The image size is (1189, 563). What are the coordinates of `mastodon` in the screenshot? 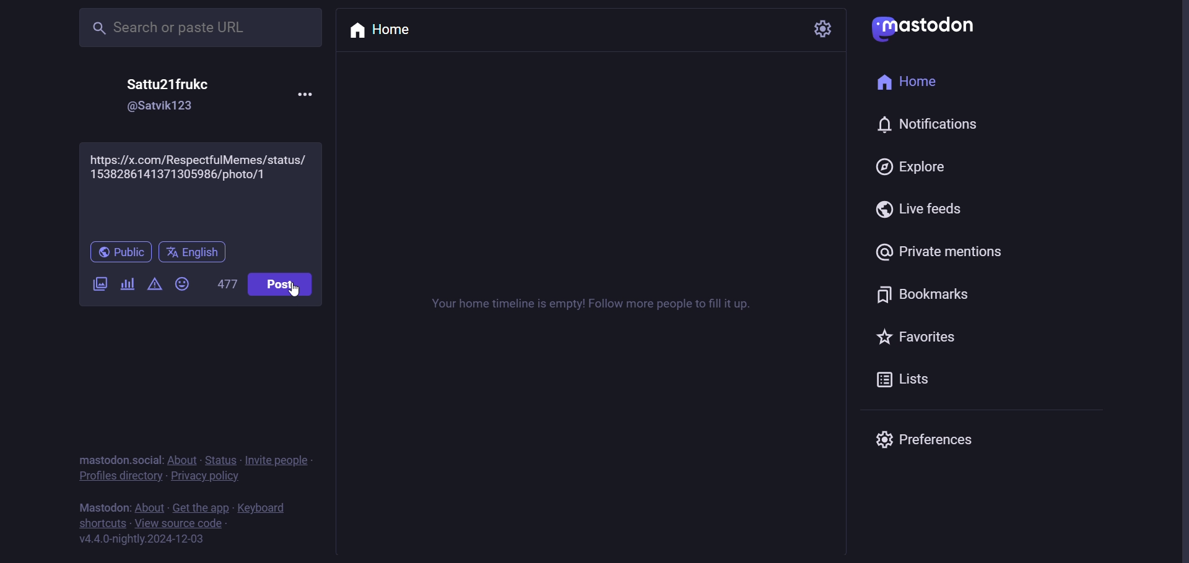 It's located at (102, 458).